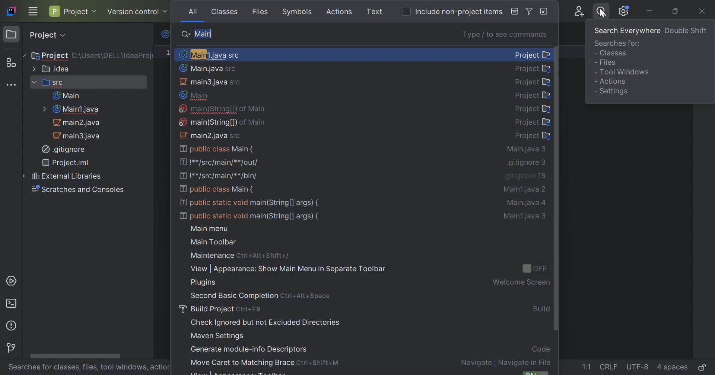 The image size is (715, 375). What do you see at coordinates (13, 11) in the screenshot?
I see `IntelliJ IDEA icon` at bounding box center [13, 11].